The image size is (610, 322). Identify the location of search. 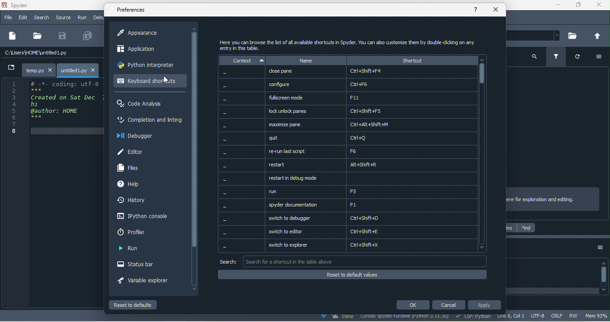
(356, 260).